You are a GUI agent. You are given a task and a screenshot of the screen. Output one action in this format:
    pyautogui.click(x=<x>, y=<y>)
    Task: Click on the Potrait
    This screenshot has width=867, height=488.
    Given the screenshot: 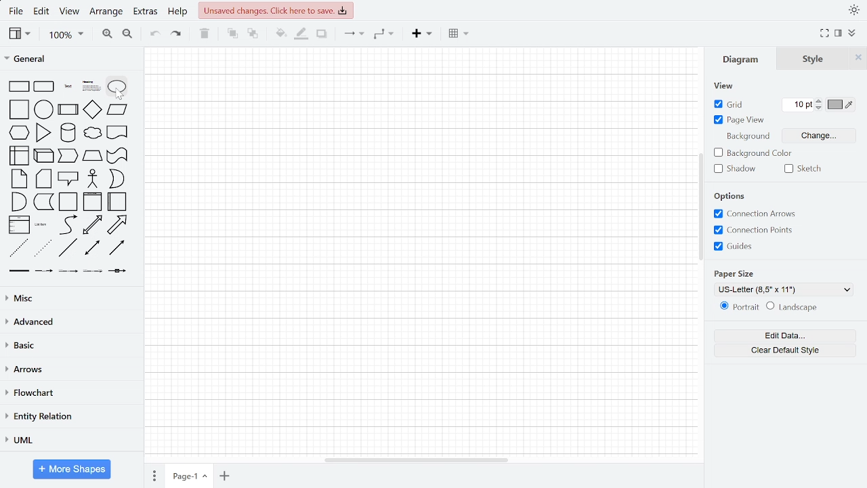 What is the action you would take?
    pyautogui.click(x=738, y=307)
    